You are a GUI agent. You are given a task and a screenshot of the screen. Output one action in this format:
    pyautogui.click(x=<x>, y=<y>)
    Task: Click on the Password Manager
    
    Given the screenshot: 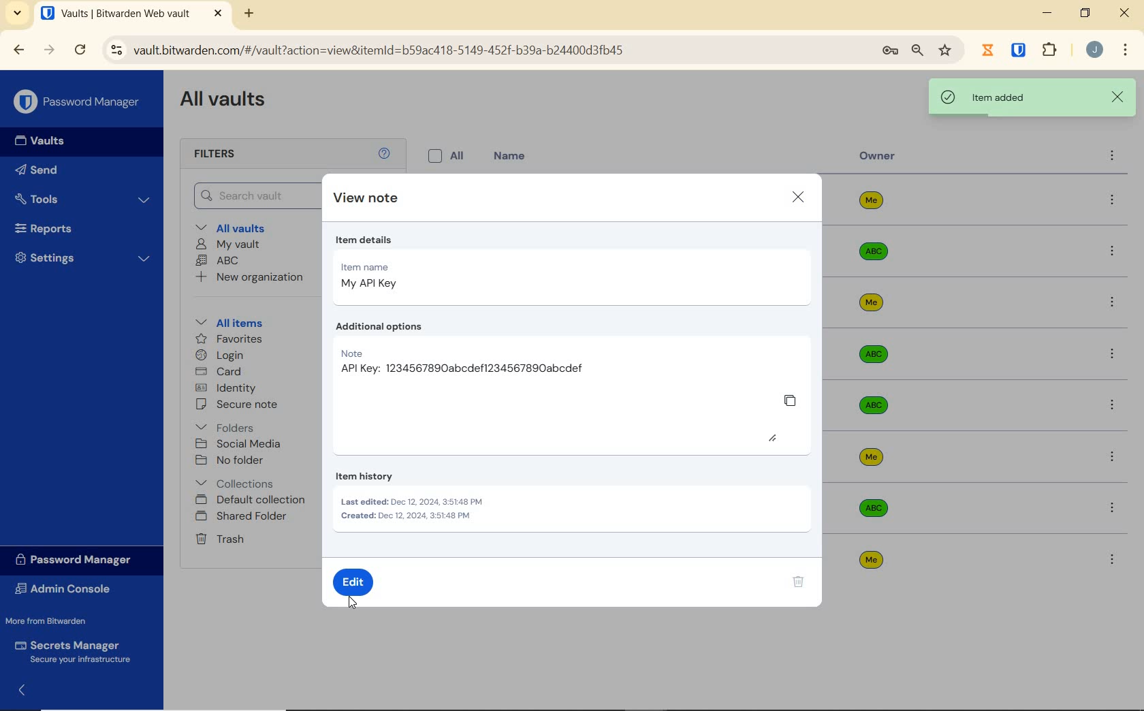 What is the action you would take?
    pyautogui.click(x=78, y=101)
    